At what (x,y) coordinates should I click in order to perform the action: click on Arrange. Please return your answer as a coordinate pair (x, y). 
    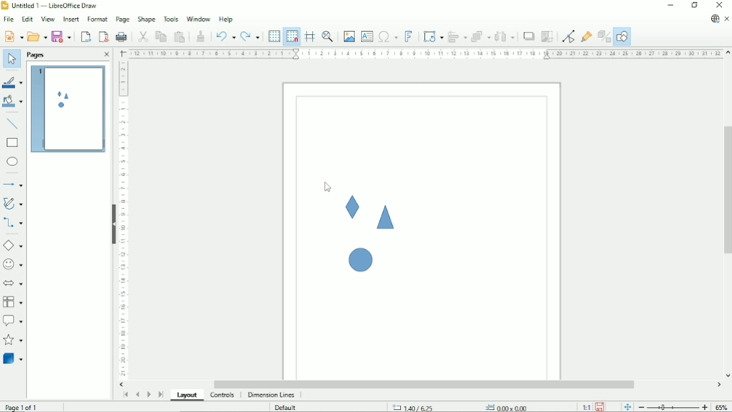
    Looking at the image, I should click on (481, 36).